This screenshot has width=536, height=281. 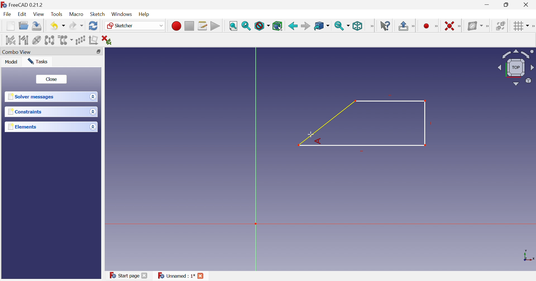 I want to click on Undo, so click(x=53, y=25).